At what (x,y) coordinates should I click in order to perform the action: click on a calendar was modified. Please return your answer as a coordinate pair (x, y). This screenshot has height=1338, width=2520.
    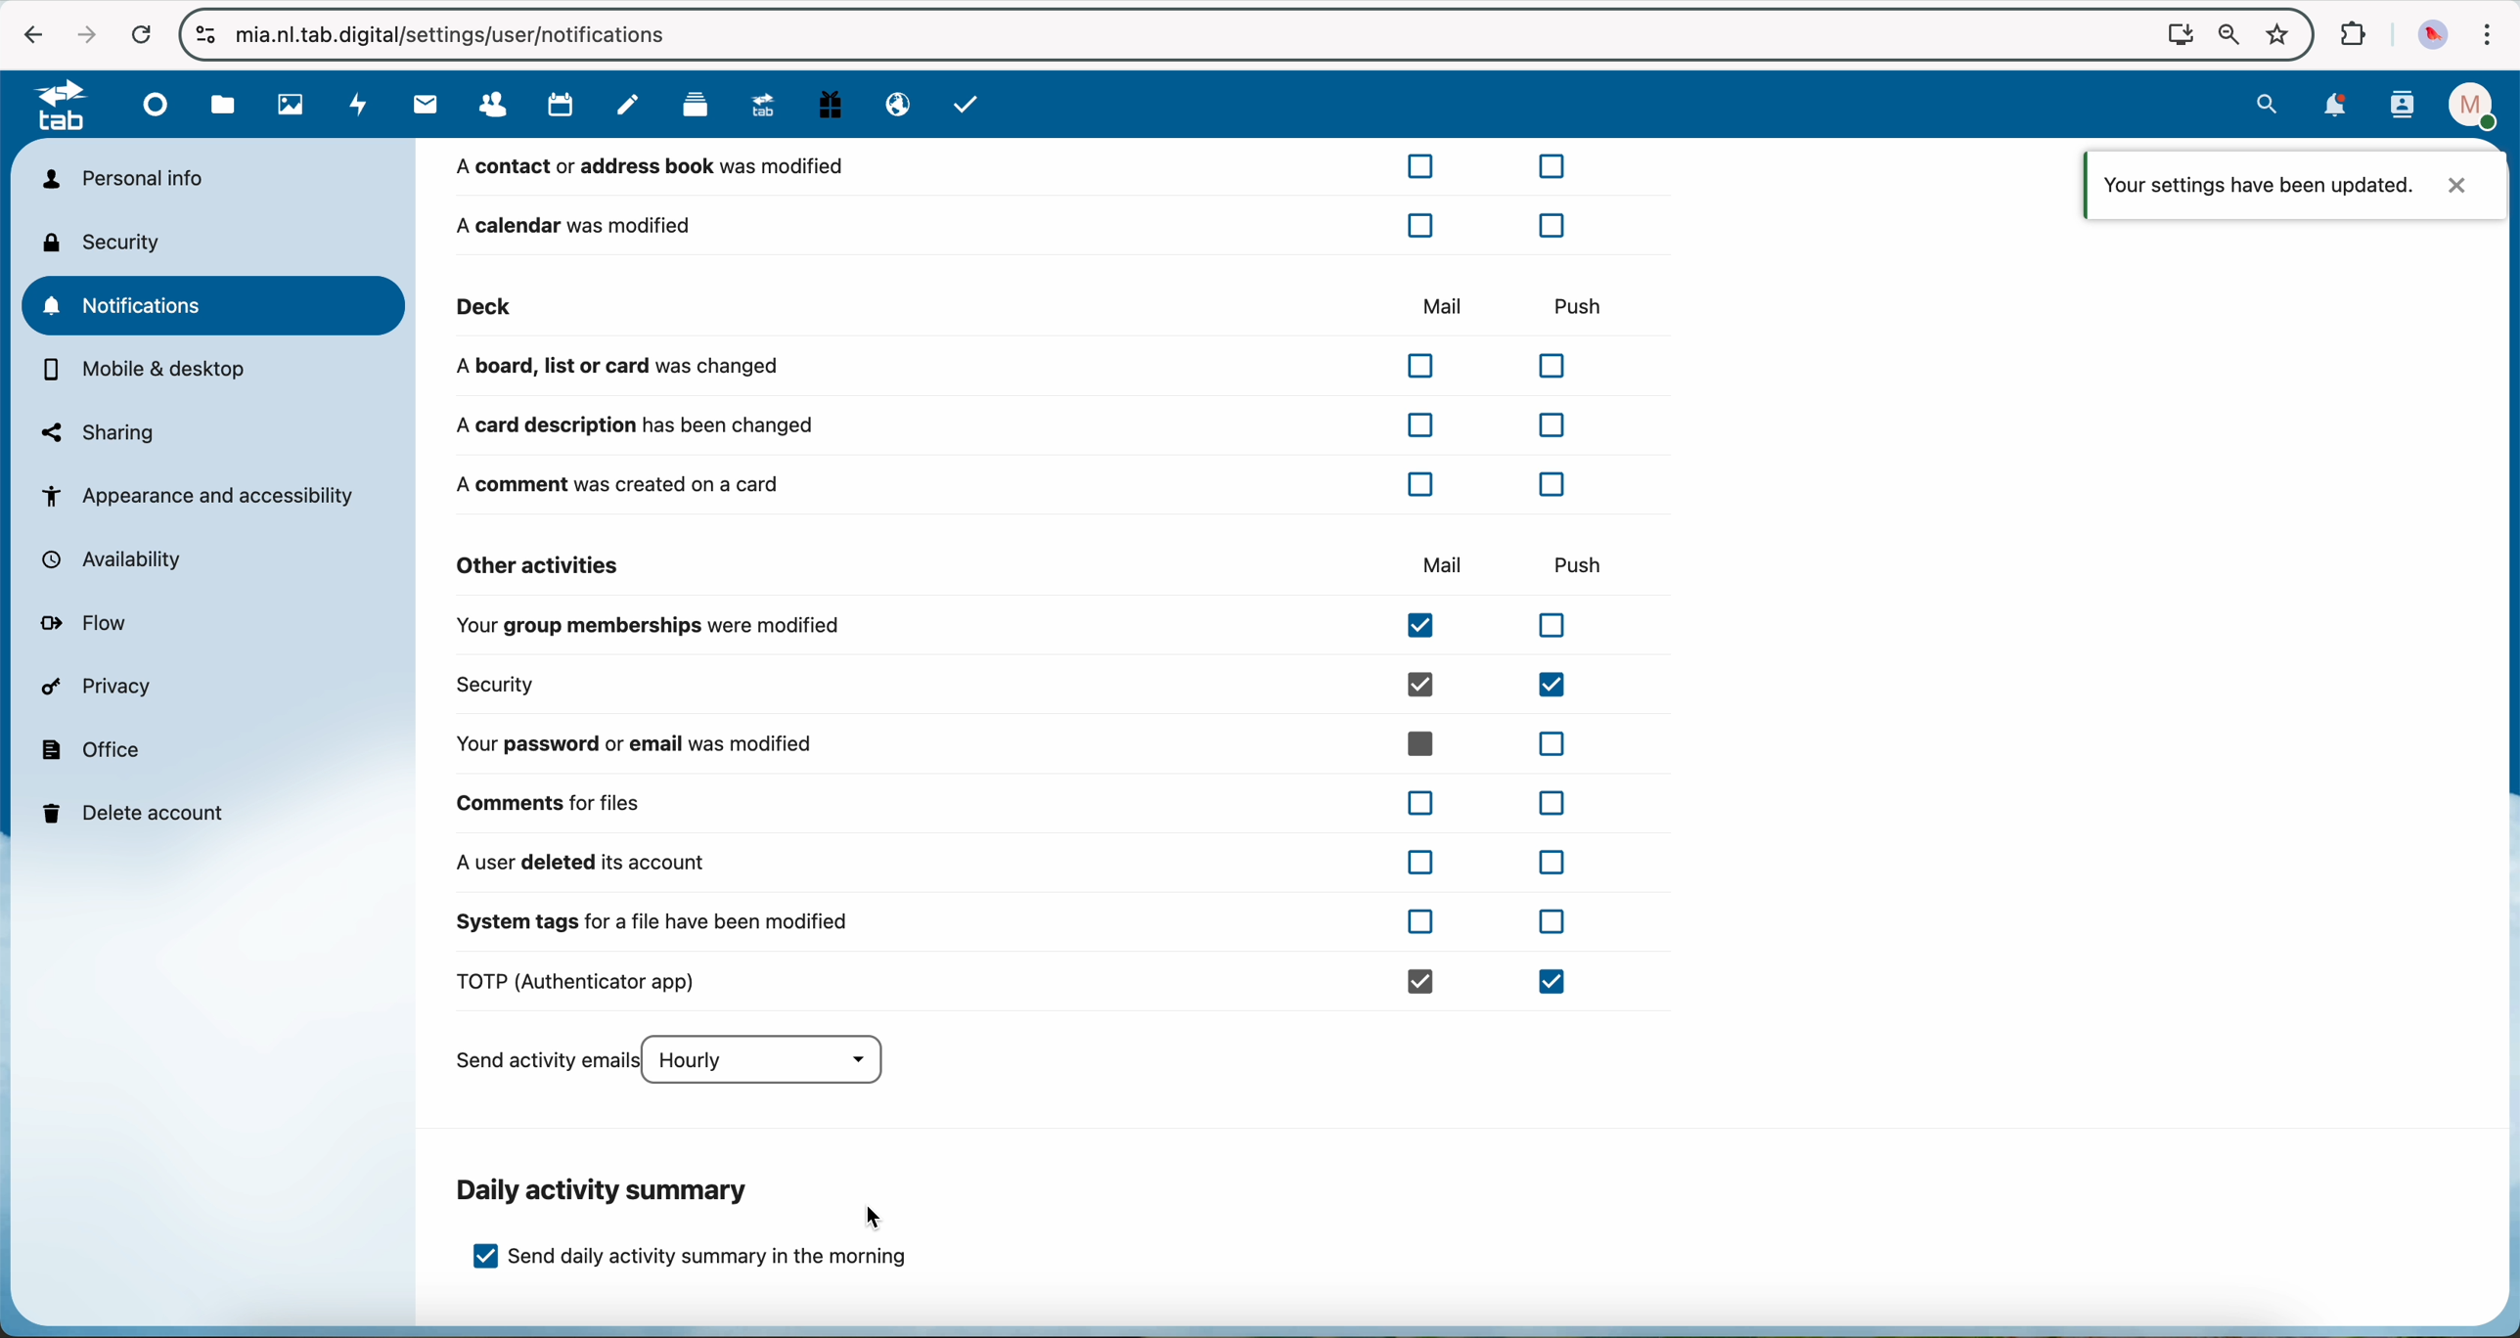
    Looking at the image, I should click on (1010, 224).